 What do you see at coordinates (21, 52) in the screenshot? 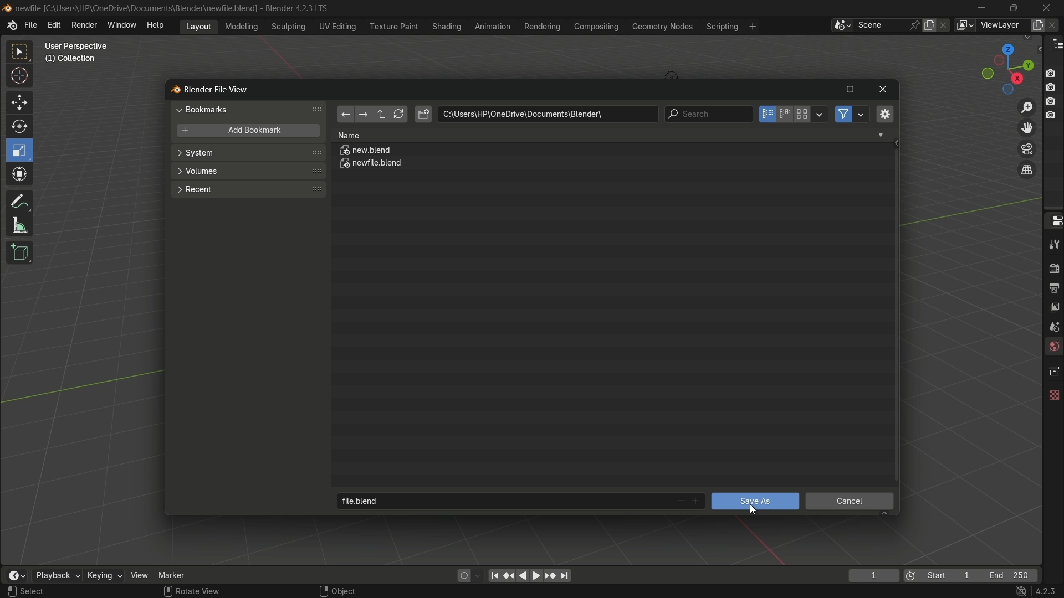
I see `select box` at bounding box center [21, 52].